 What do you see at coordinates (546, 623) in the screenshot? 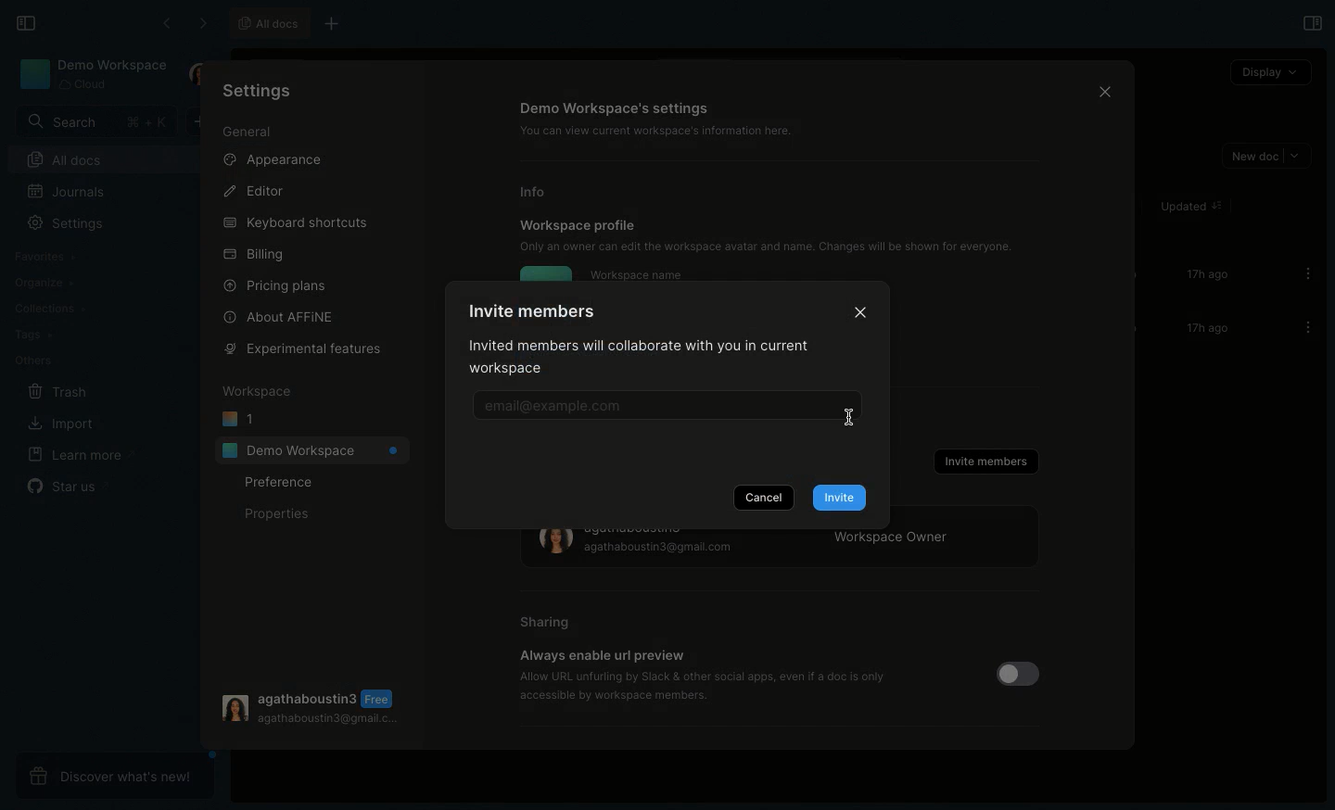
I see `Sharing` at bounding box center [546, 623].